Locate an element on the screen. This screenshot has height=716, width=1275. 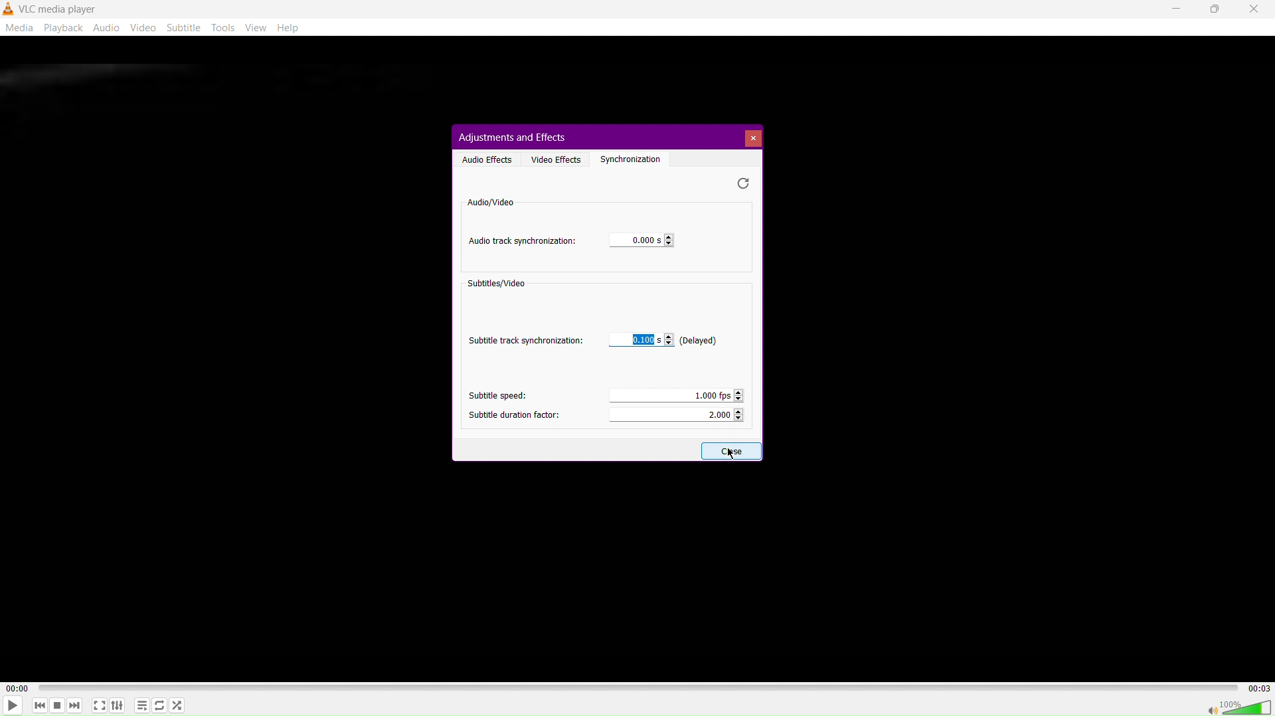
Close is located at coordinates (754, 139).